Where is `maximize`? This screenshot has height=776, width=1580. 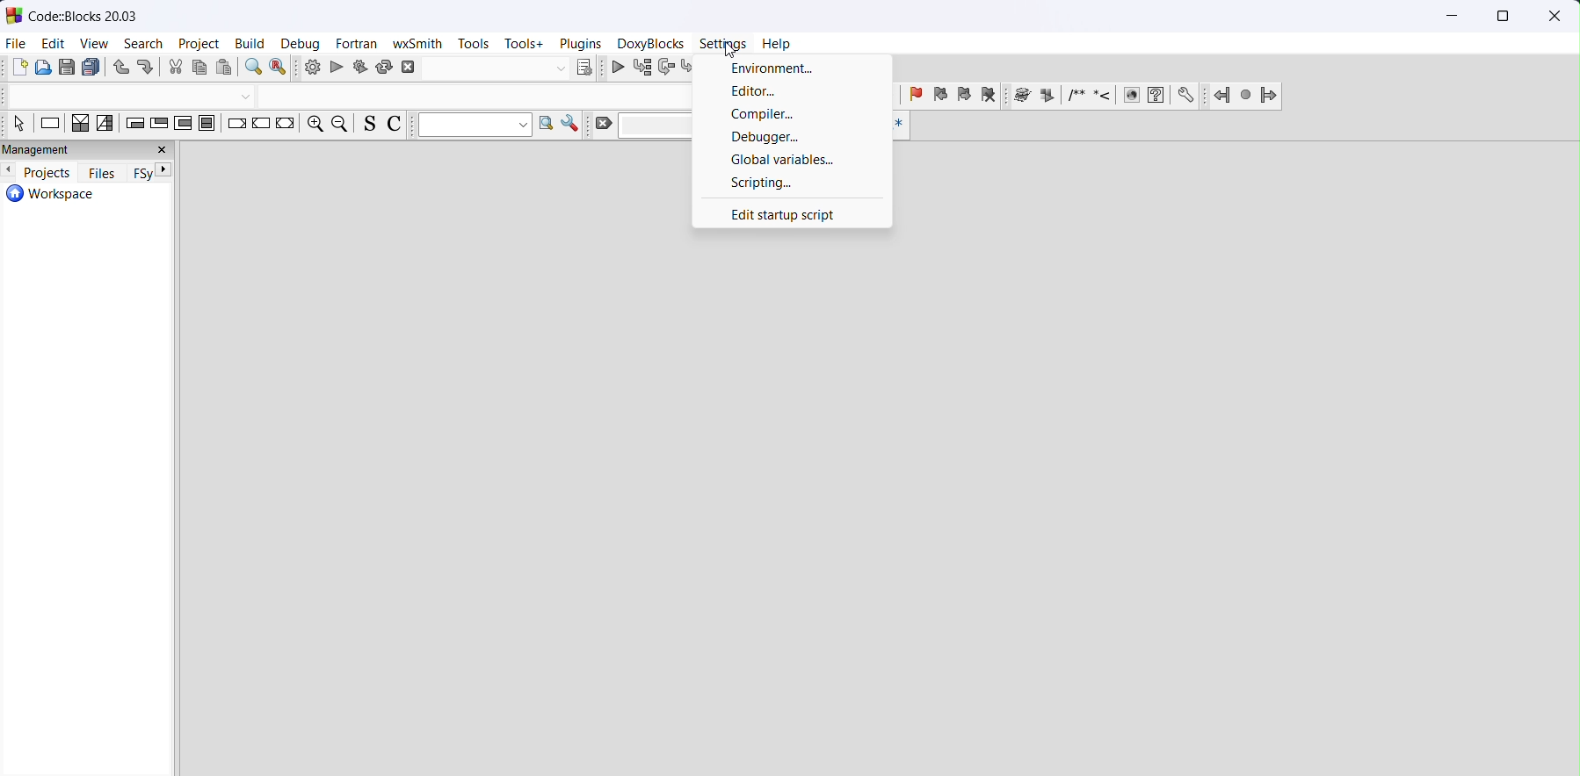
maximize is located at coordinates (1500, 18).